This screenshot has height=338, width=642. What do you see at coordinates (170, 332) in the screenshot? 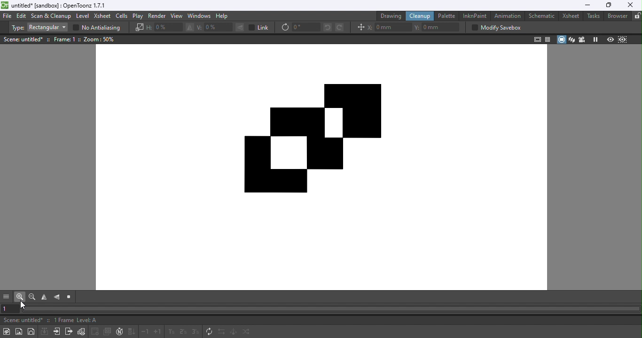
I see `Reframe on 1's` at bounding box center [170, 332].